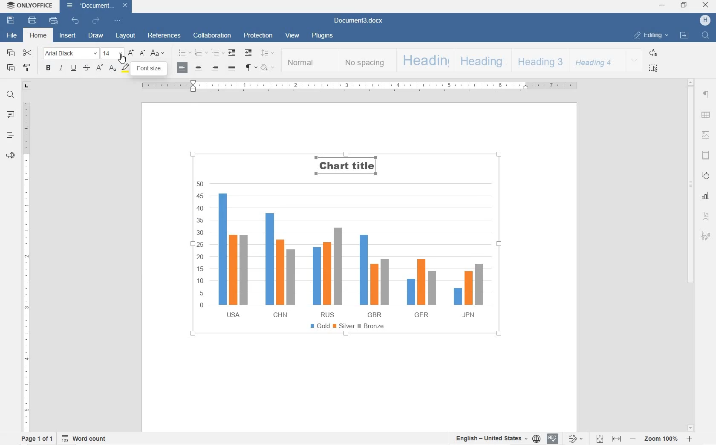 This screenshot has width=716, height=445. I want to click on REPLACE, so click(652, 52).